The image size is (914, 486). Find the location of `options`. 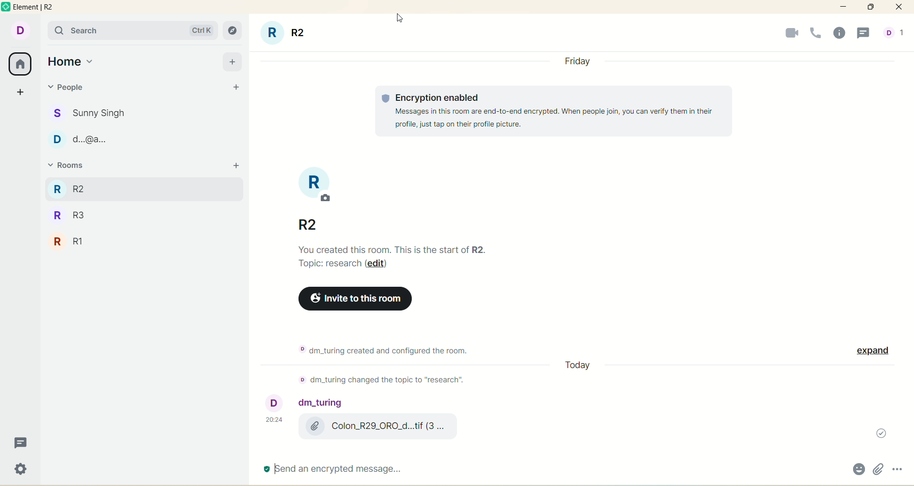

options is located at coordinates (899, 467).